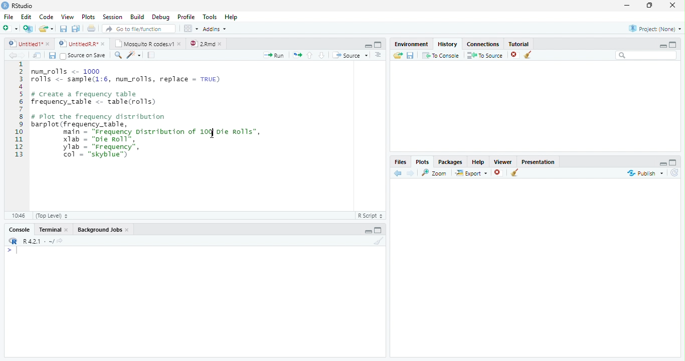 The image size is (685, 361). Describe the element at coordinates (654, 28) in the screenshot. I see `Project: (None)` at that location.